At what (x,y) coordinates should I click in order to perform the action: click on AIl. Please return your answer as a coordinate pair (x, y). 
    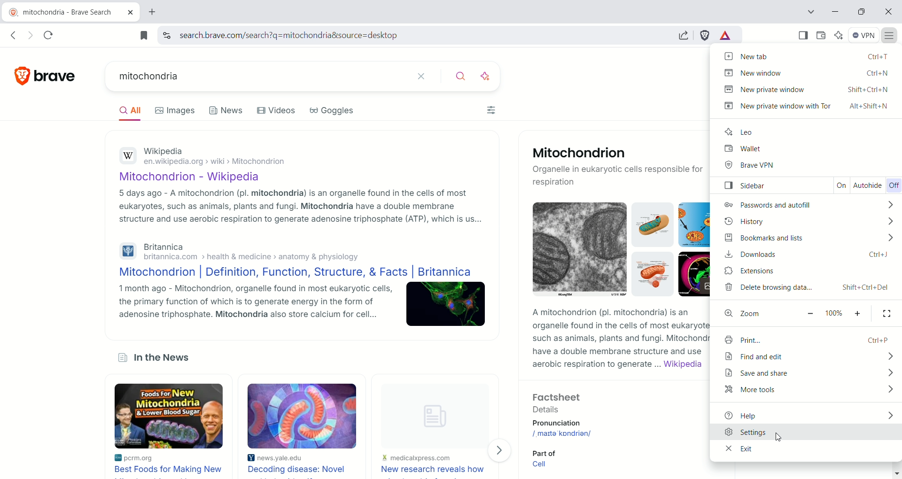
    Looking at the image, I should click on (124, 112).